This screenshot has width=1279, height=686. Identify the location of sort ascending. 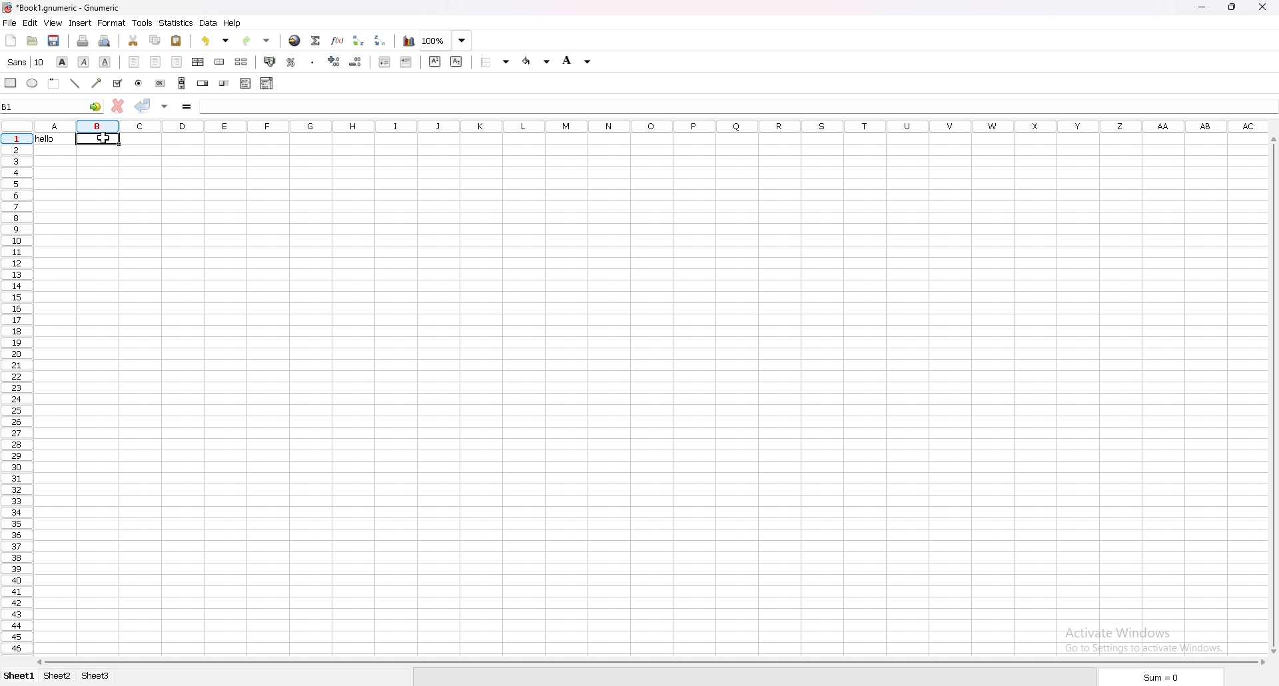
(358, 40).